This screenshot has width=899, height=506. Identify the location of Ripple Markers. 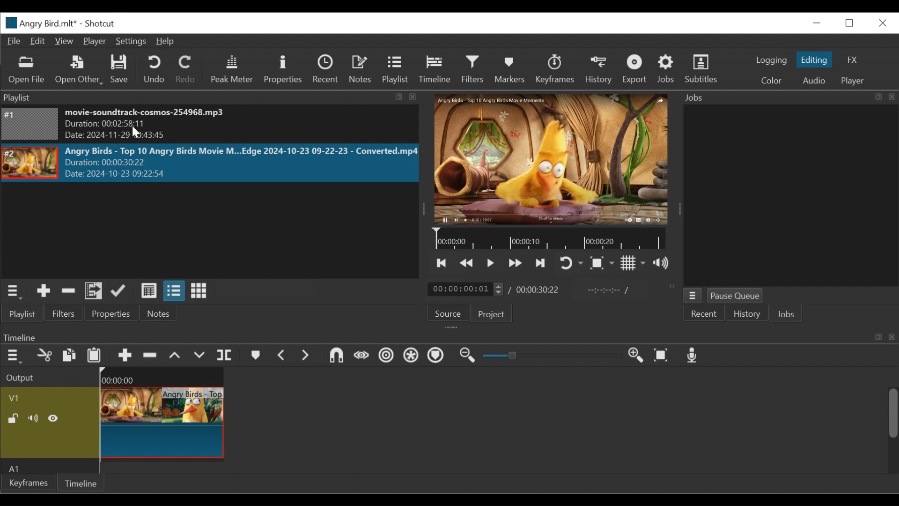
(436, 357).